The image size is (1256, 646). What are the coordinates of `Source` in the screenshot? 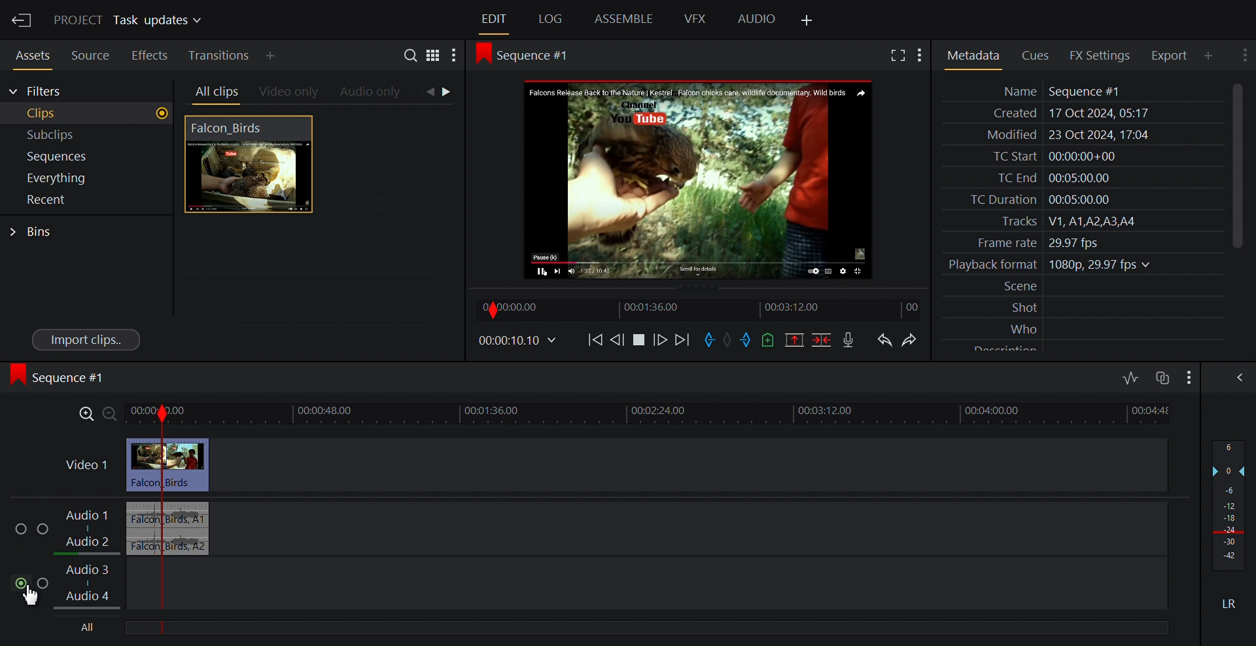 It's located at (91, 54).